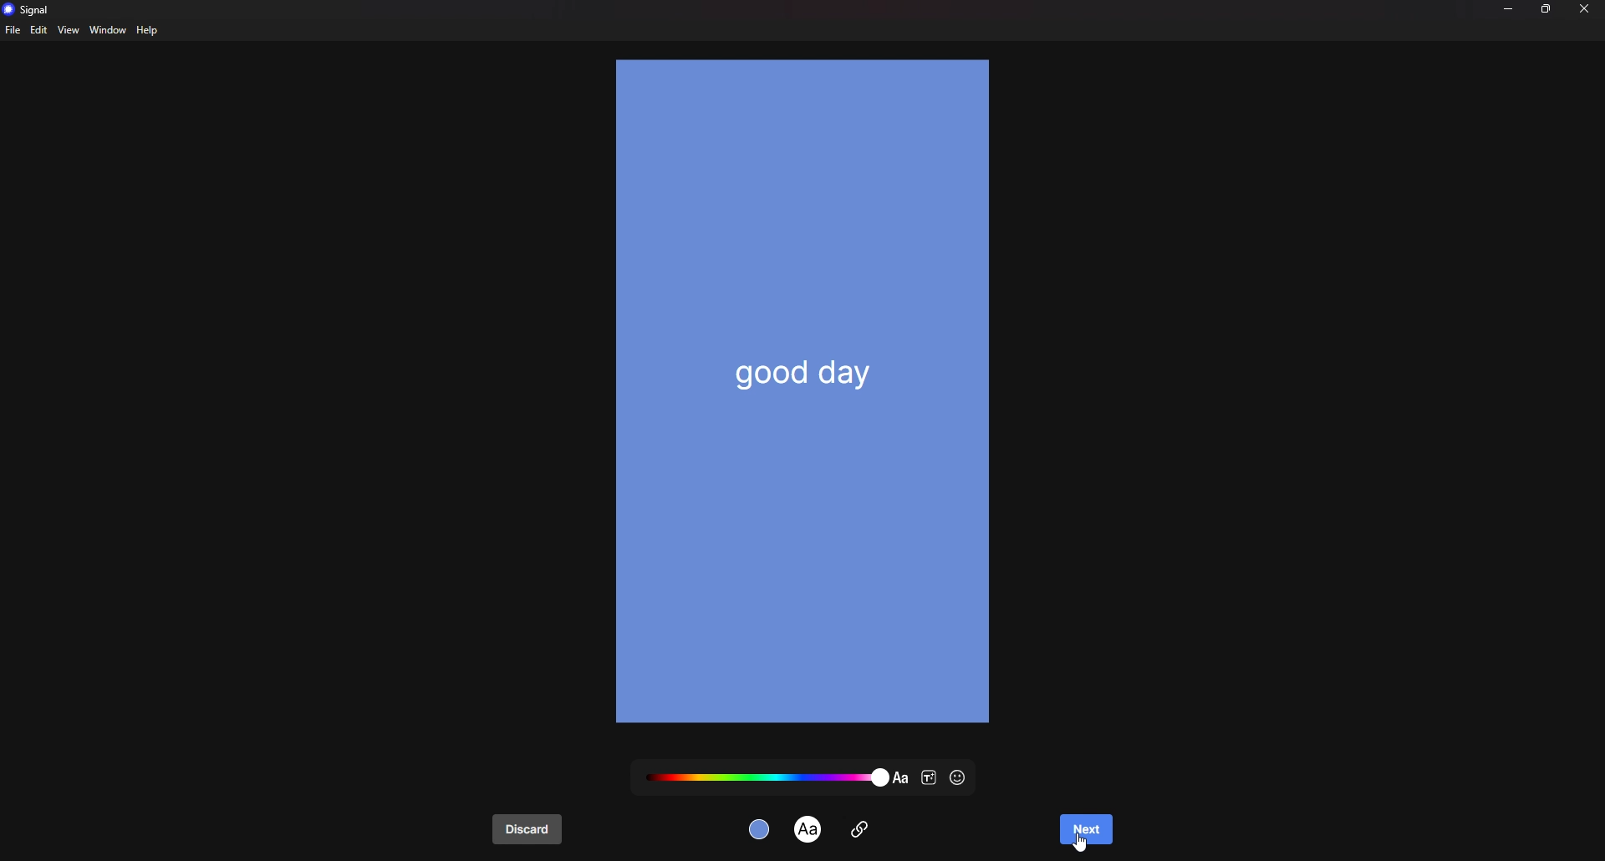 This screenshot has height=861, width=1605. I want to click on signal, so click(31, 9).